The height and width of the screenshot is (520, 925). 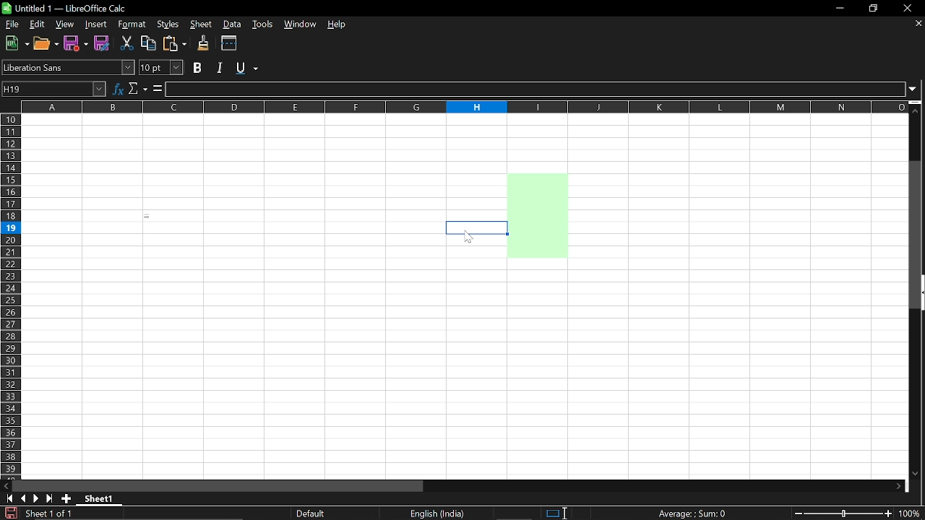 I want to click on Add sheet, so click(x=67, y=499).